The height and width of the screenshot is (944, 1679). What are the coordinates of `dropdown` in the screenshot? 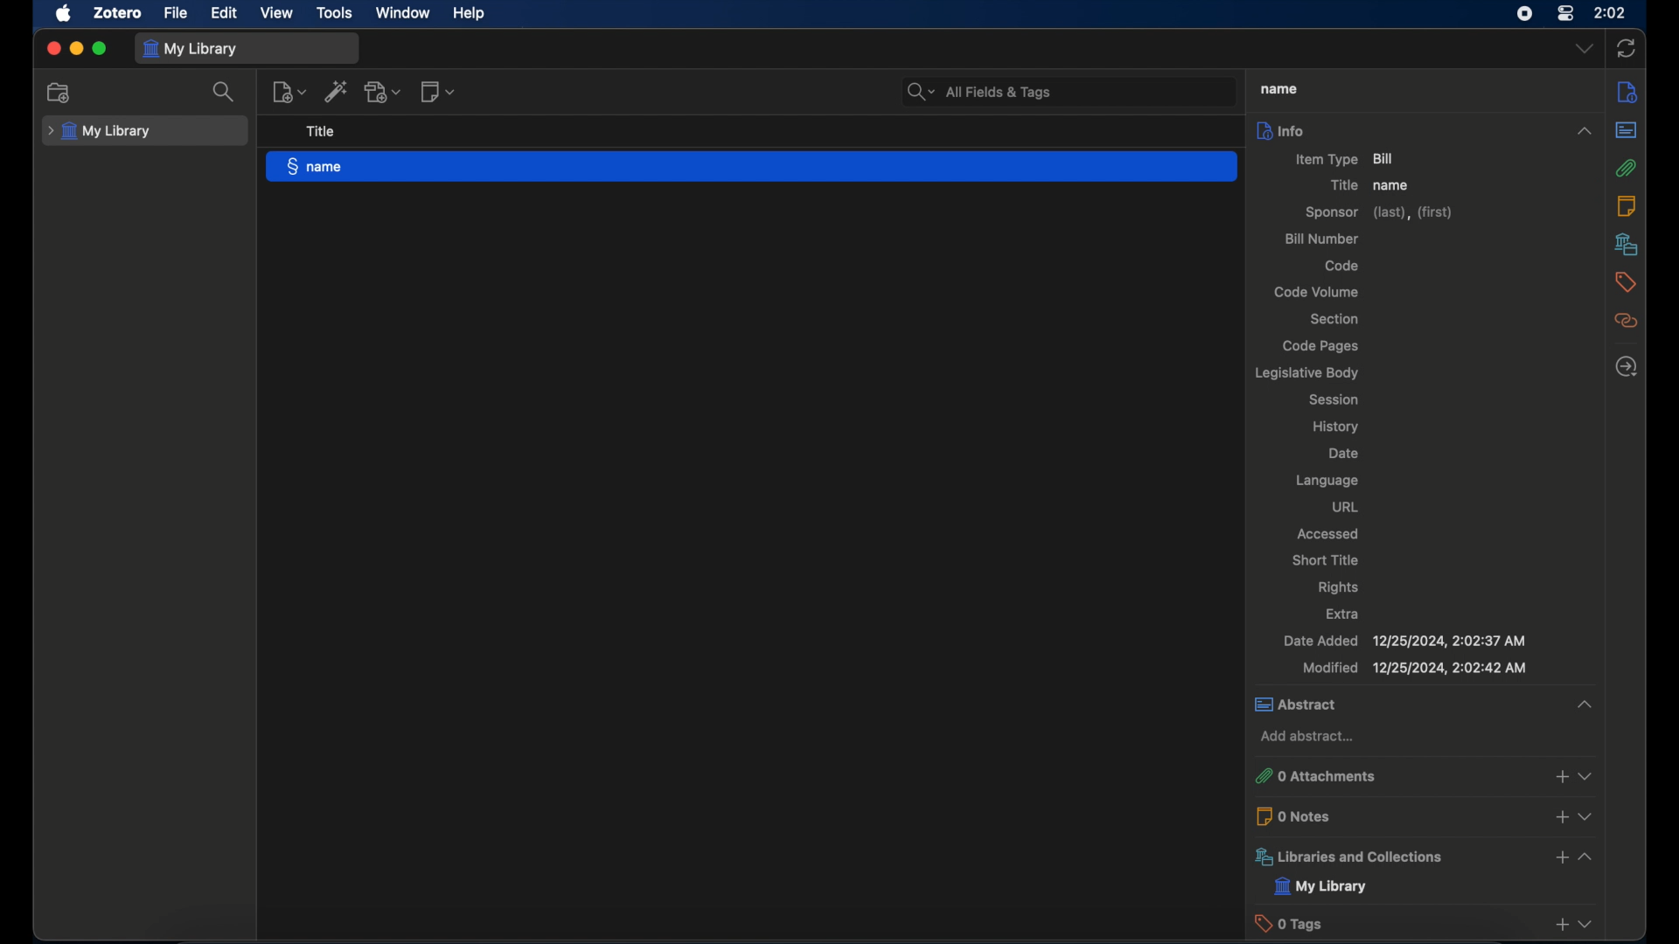 It's located at (1584, 49).